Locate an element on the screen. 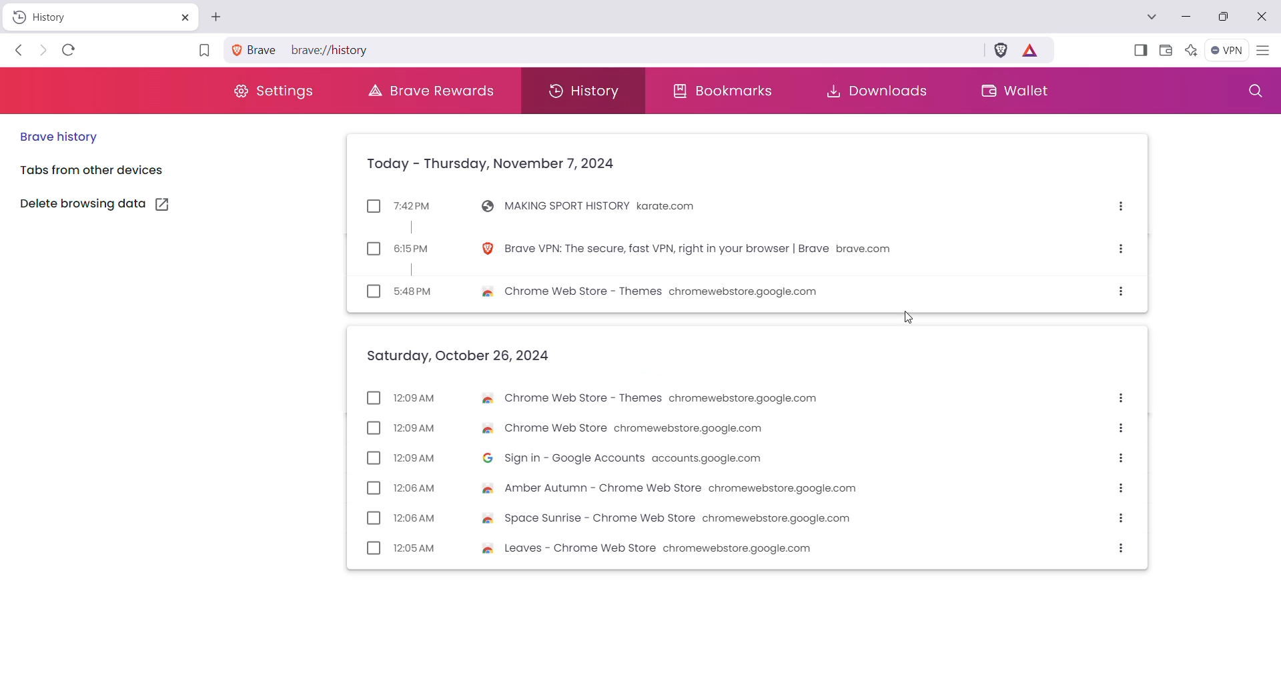  Search Tabs is located at coordinates (1153, 17).